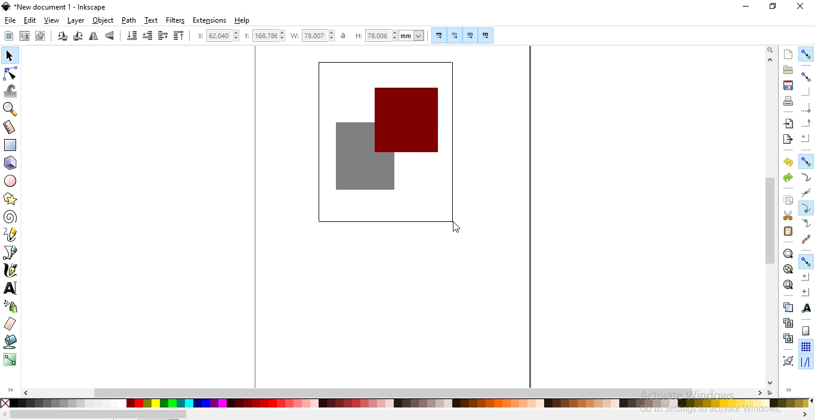  What do you see at coordinates (10, 35) in the screenshot?
I see `select all objects or nodes` at bounding box center [10, 35].